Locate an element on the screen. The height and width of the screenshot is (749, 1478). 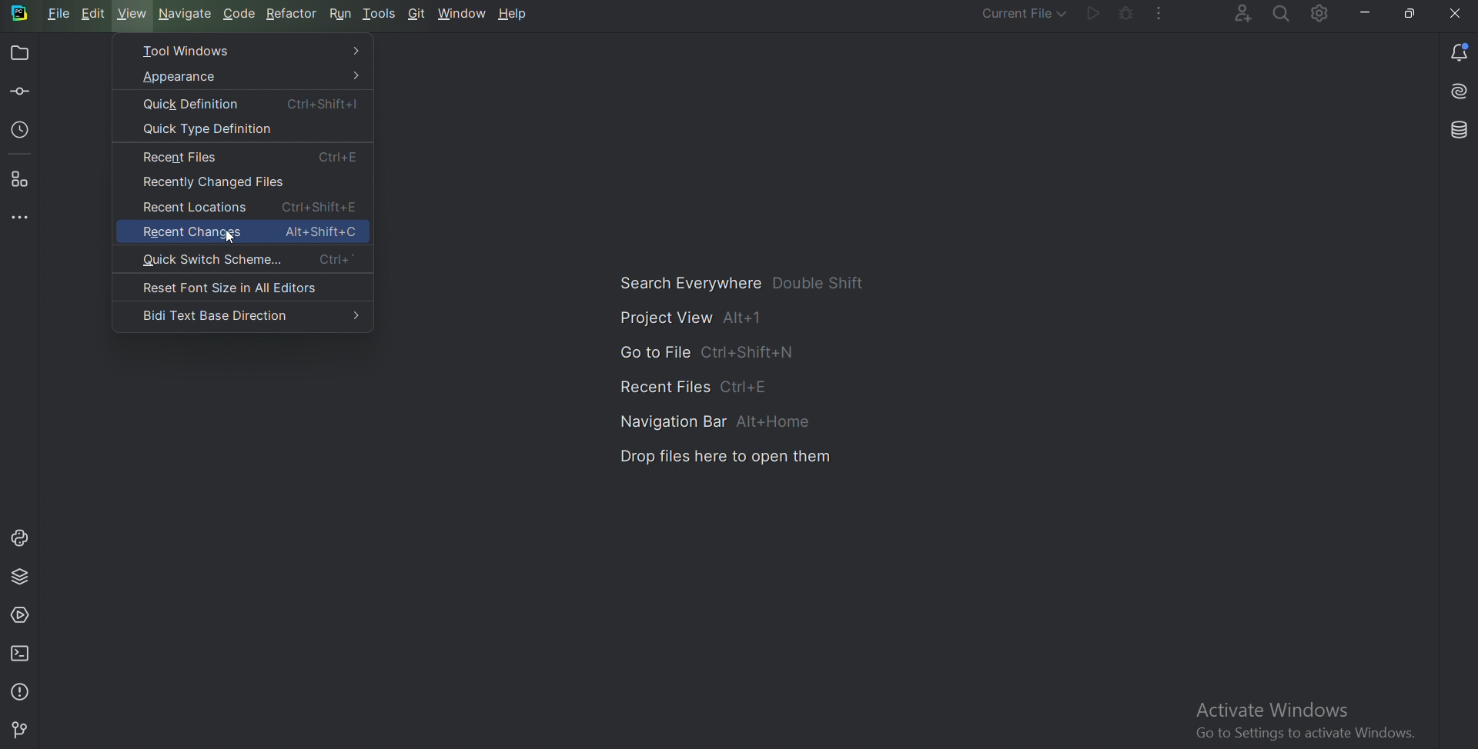
Tool windows is located at coordinates (243, 50).